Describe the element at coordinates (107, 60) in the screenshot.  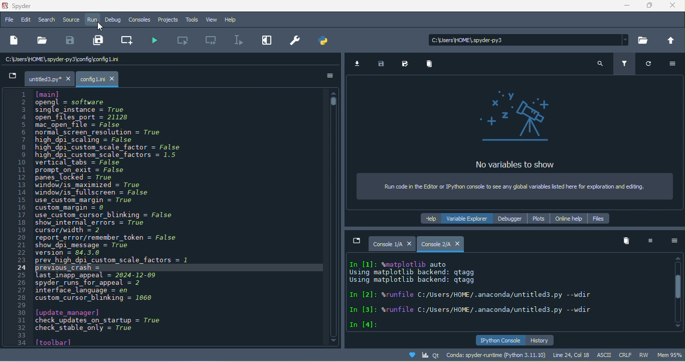
I see `c/users\home\spyder` at that location.